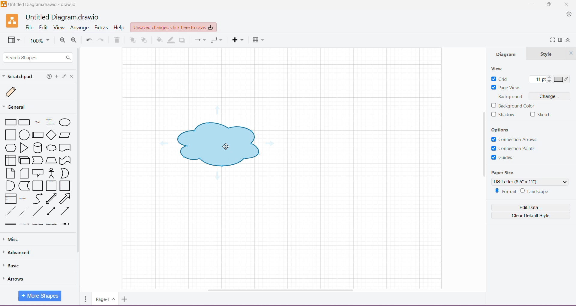 Image resolution: width=576 pixels, height=306 pixels. What do you see at coordinates (531, 4) in the screenshot?
I see `Minimize` at bounding box center [531, 4].